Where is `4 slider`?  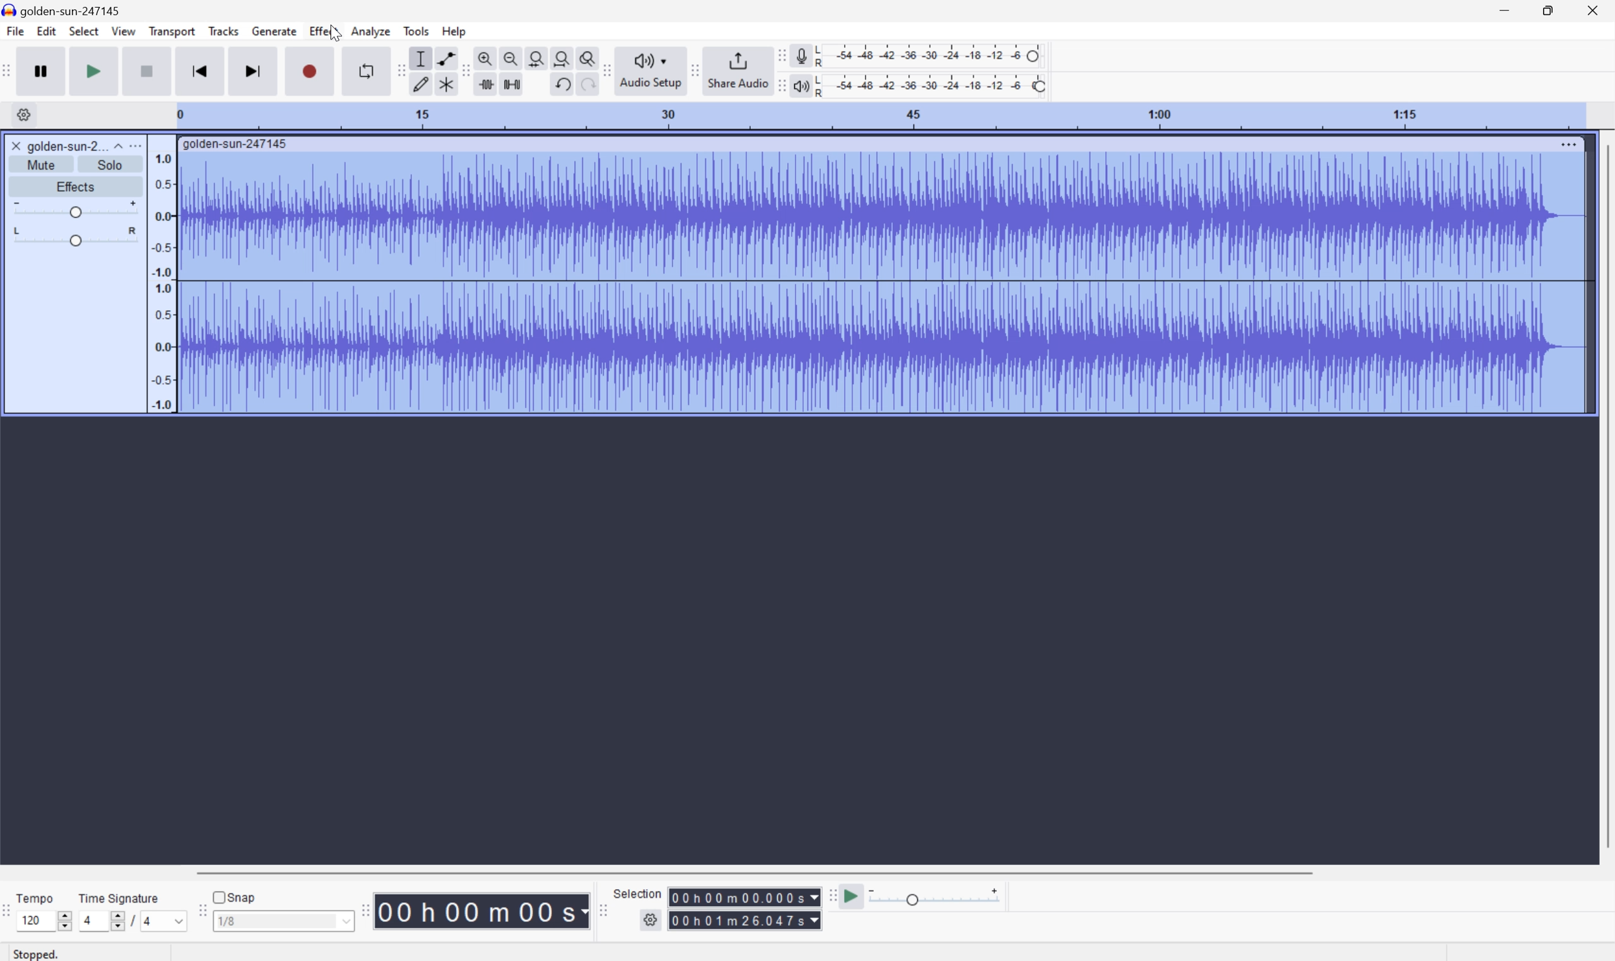 4 slider is located at coordinates (99, 920).